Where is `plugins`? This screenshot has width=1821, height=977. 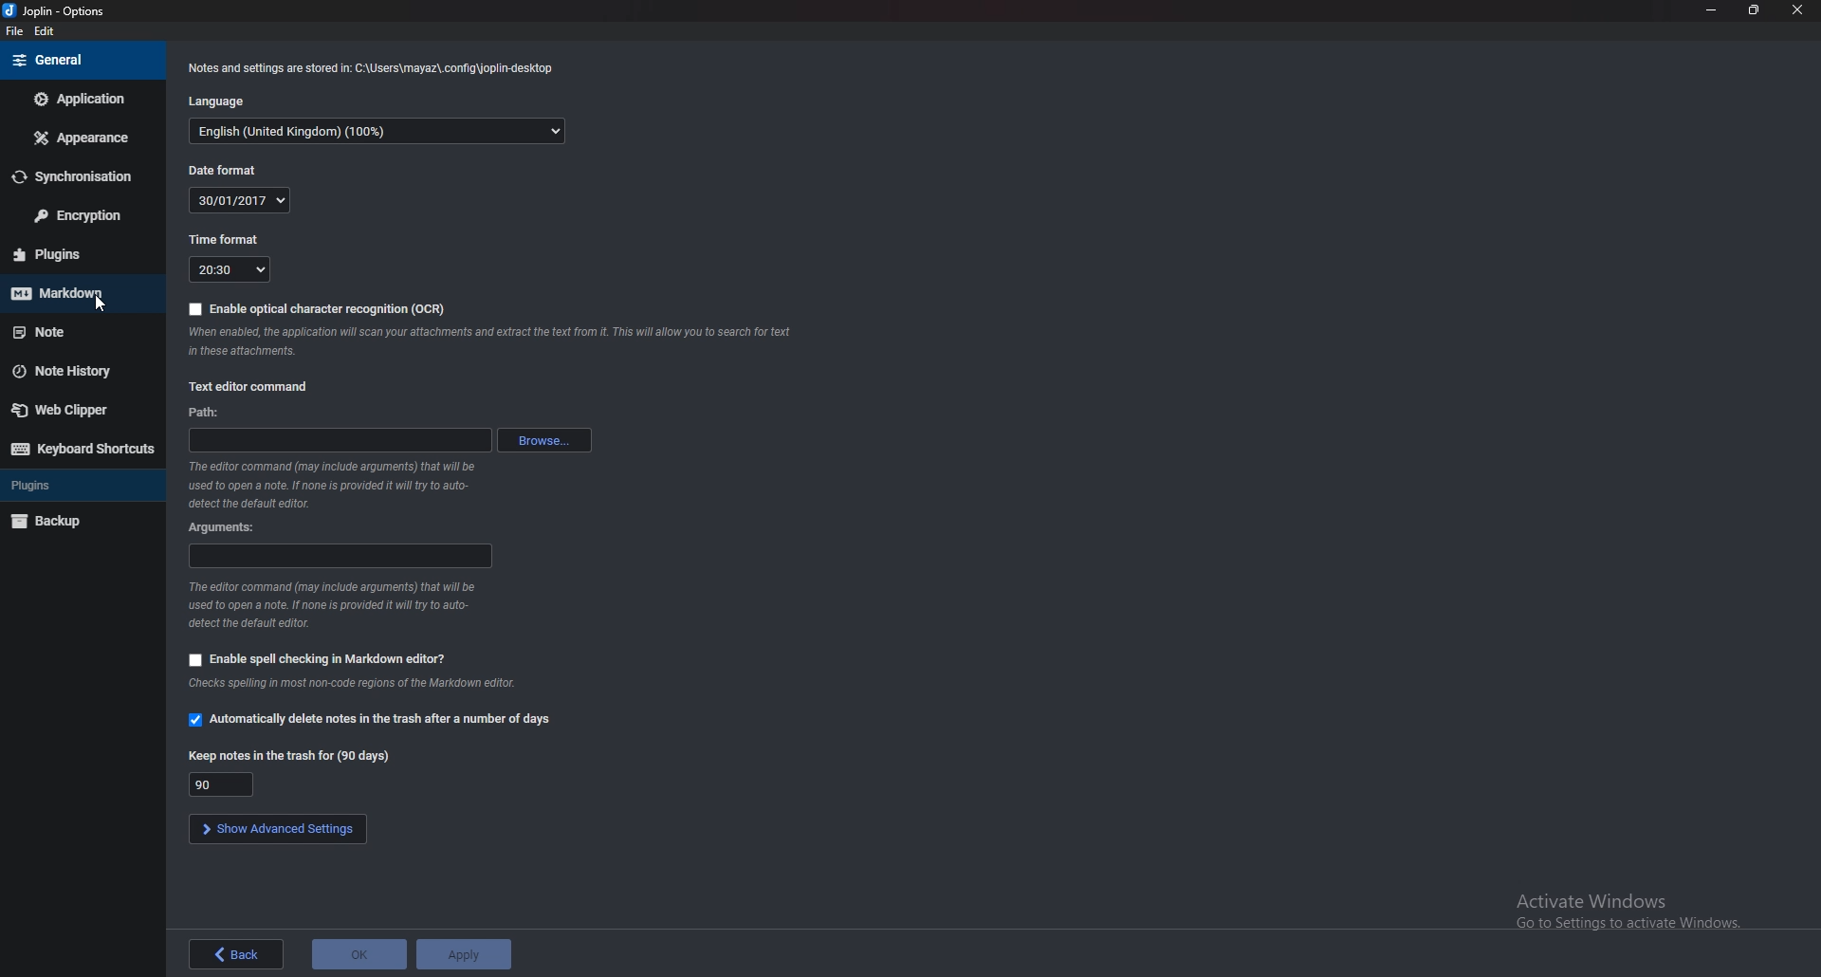 plugins is located at coordinates (80, 485).